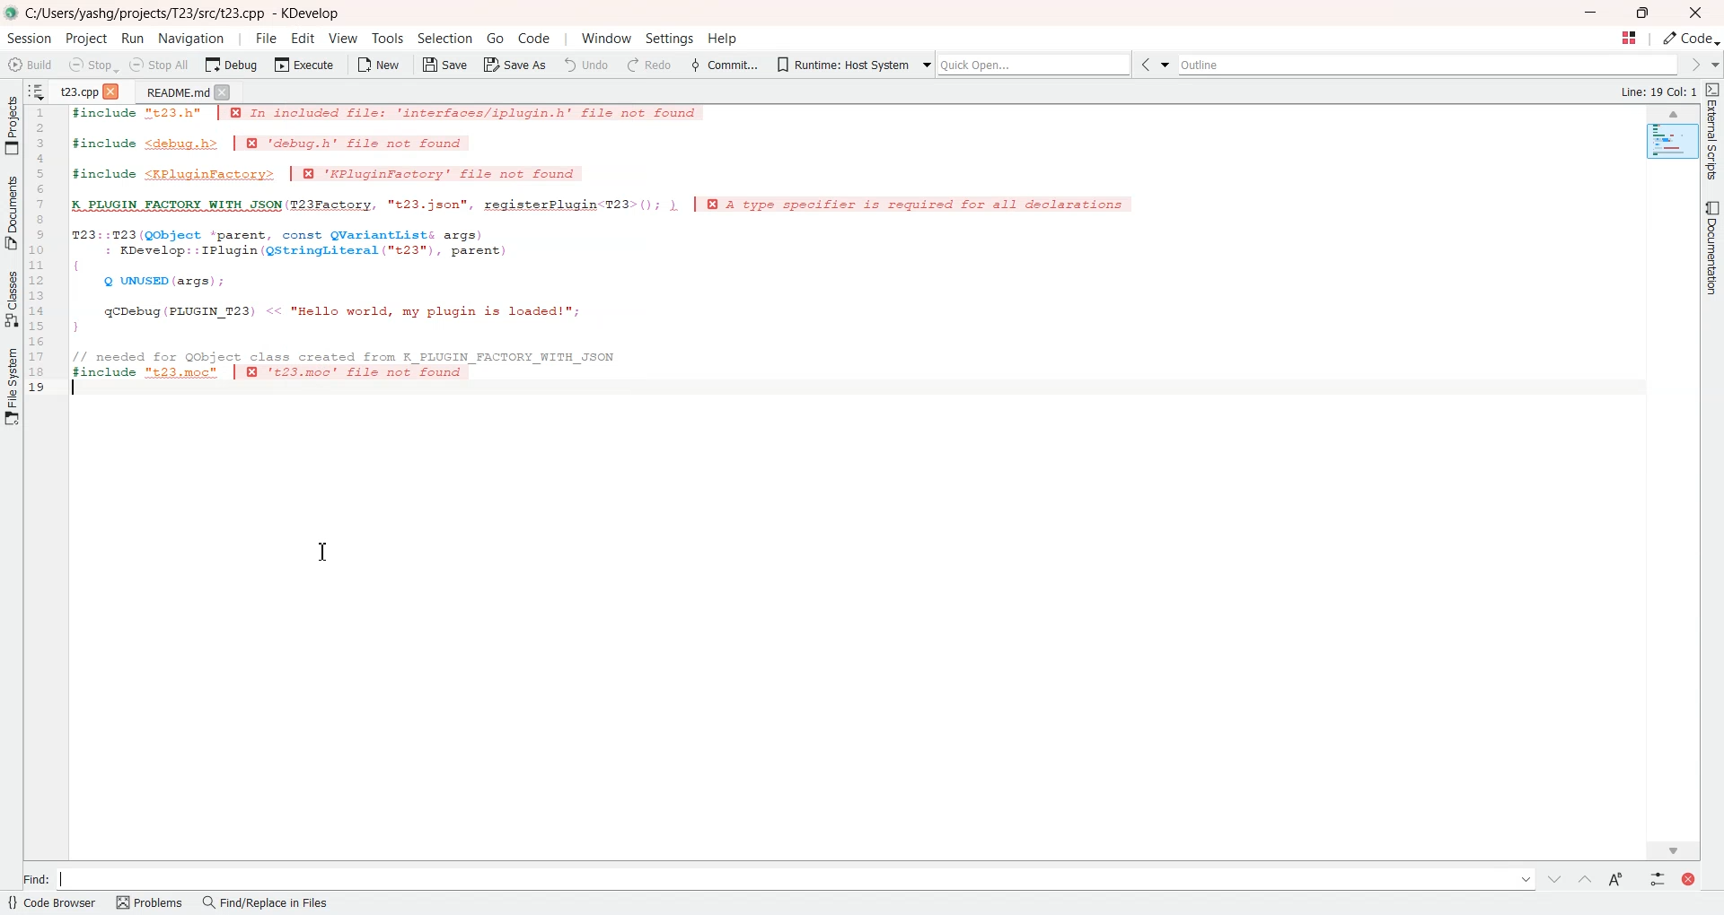 The image size is (1724, 915). What do you see at coordinates (1169, 65) in the screenshot?
I see `Drop down box` at bounding box center [1169, 65].